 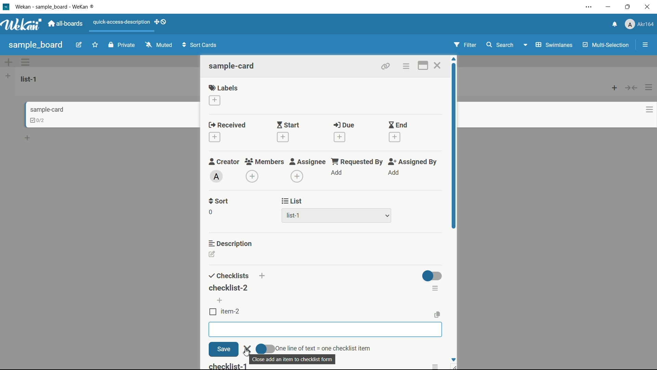 I want to click on card name, so click(x=47, y=109).